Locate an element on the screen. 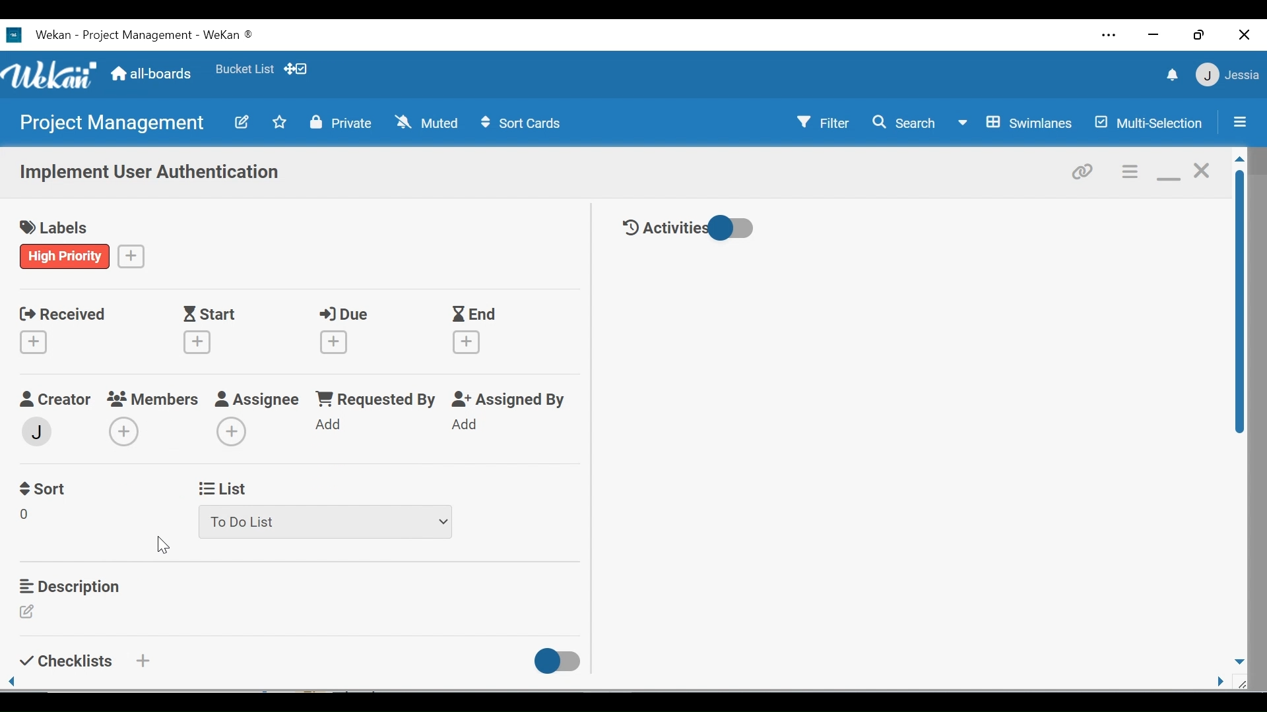   Due is located at coordinates (339, 332).